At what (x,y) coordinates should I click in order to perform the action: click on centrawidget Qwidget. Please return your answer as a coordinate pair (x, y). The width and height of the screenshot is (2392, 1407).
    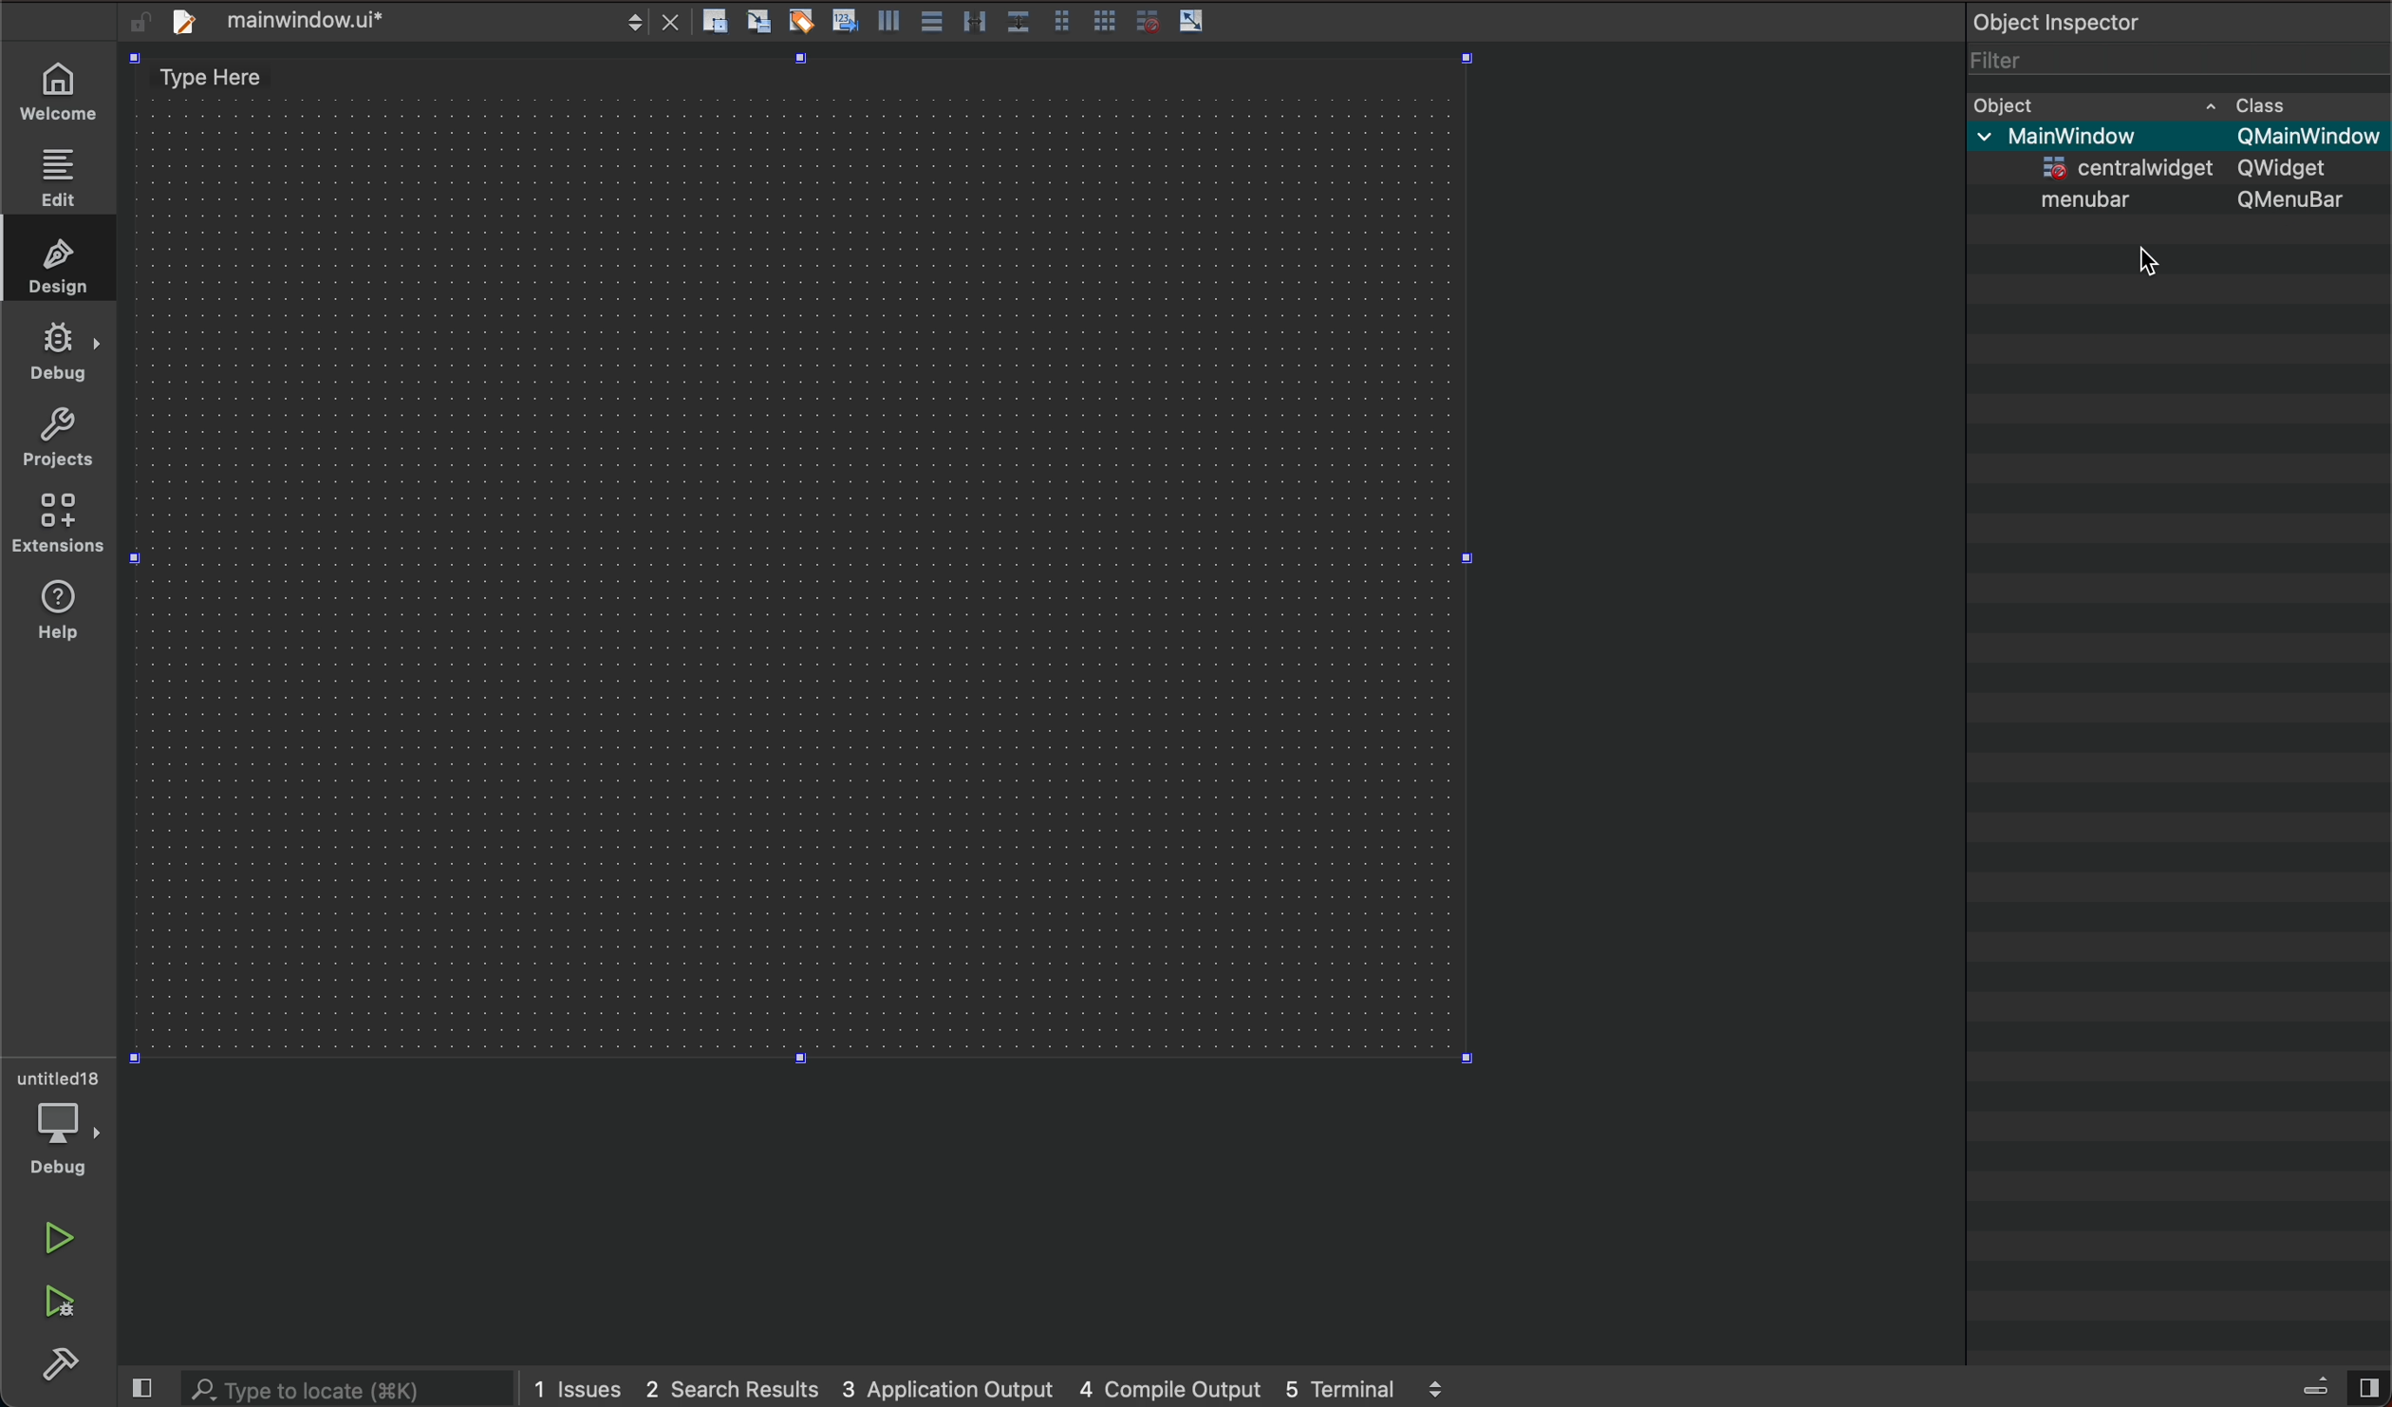
    Looking at the image, I should click on (2189, 171).